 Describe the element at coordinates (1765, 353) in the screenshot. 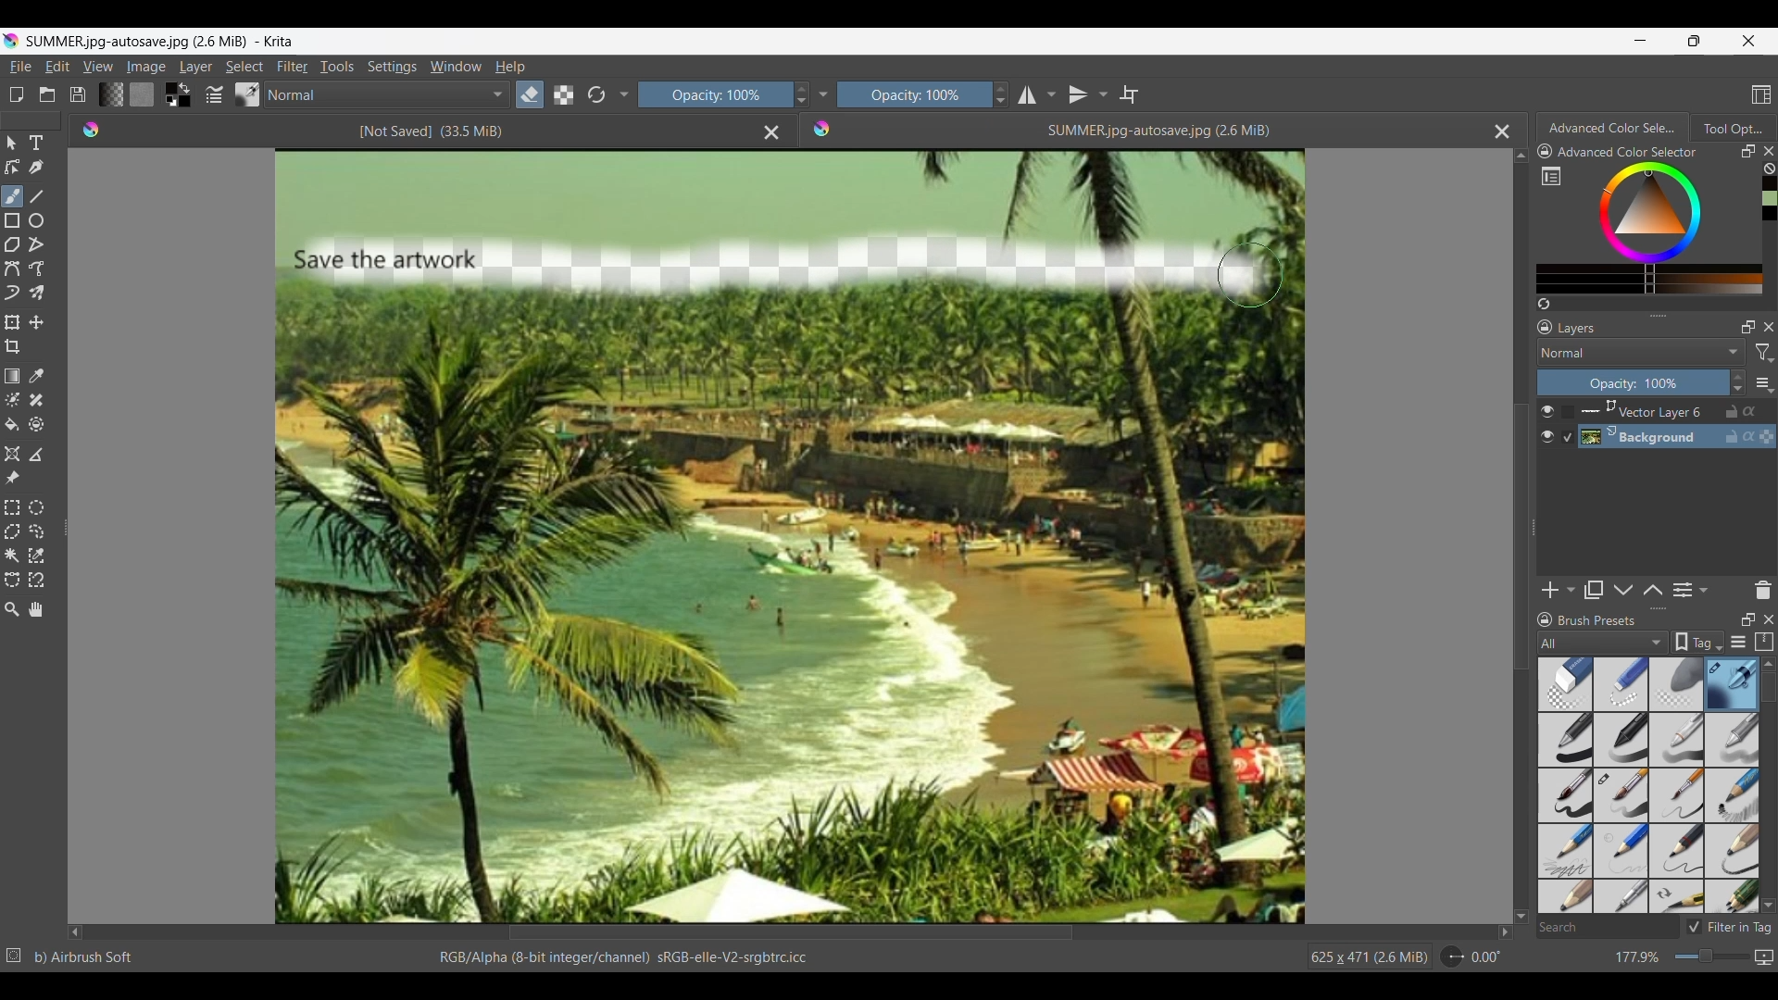

I see `Filter options` at that location.